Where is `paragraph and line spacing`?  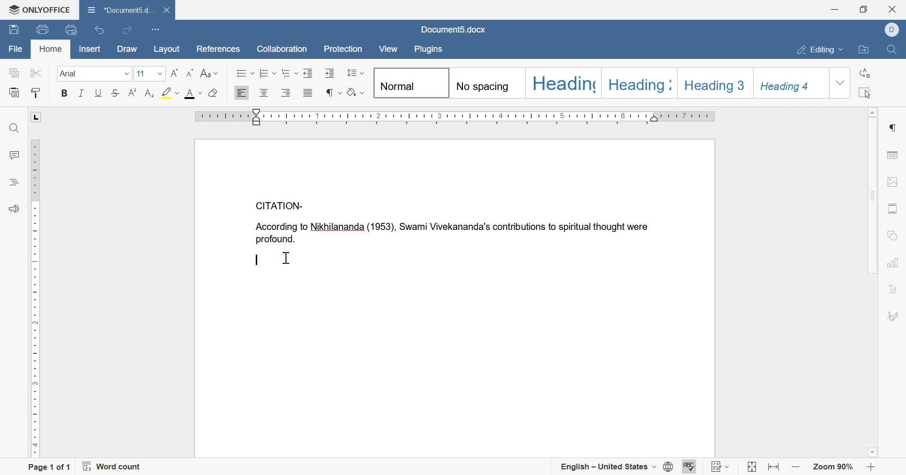
paragraph and line spacing is located at coordinates (355, 73).